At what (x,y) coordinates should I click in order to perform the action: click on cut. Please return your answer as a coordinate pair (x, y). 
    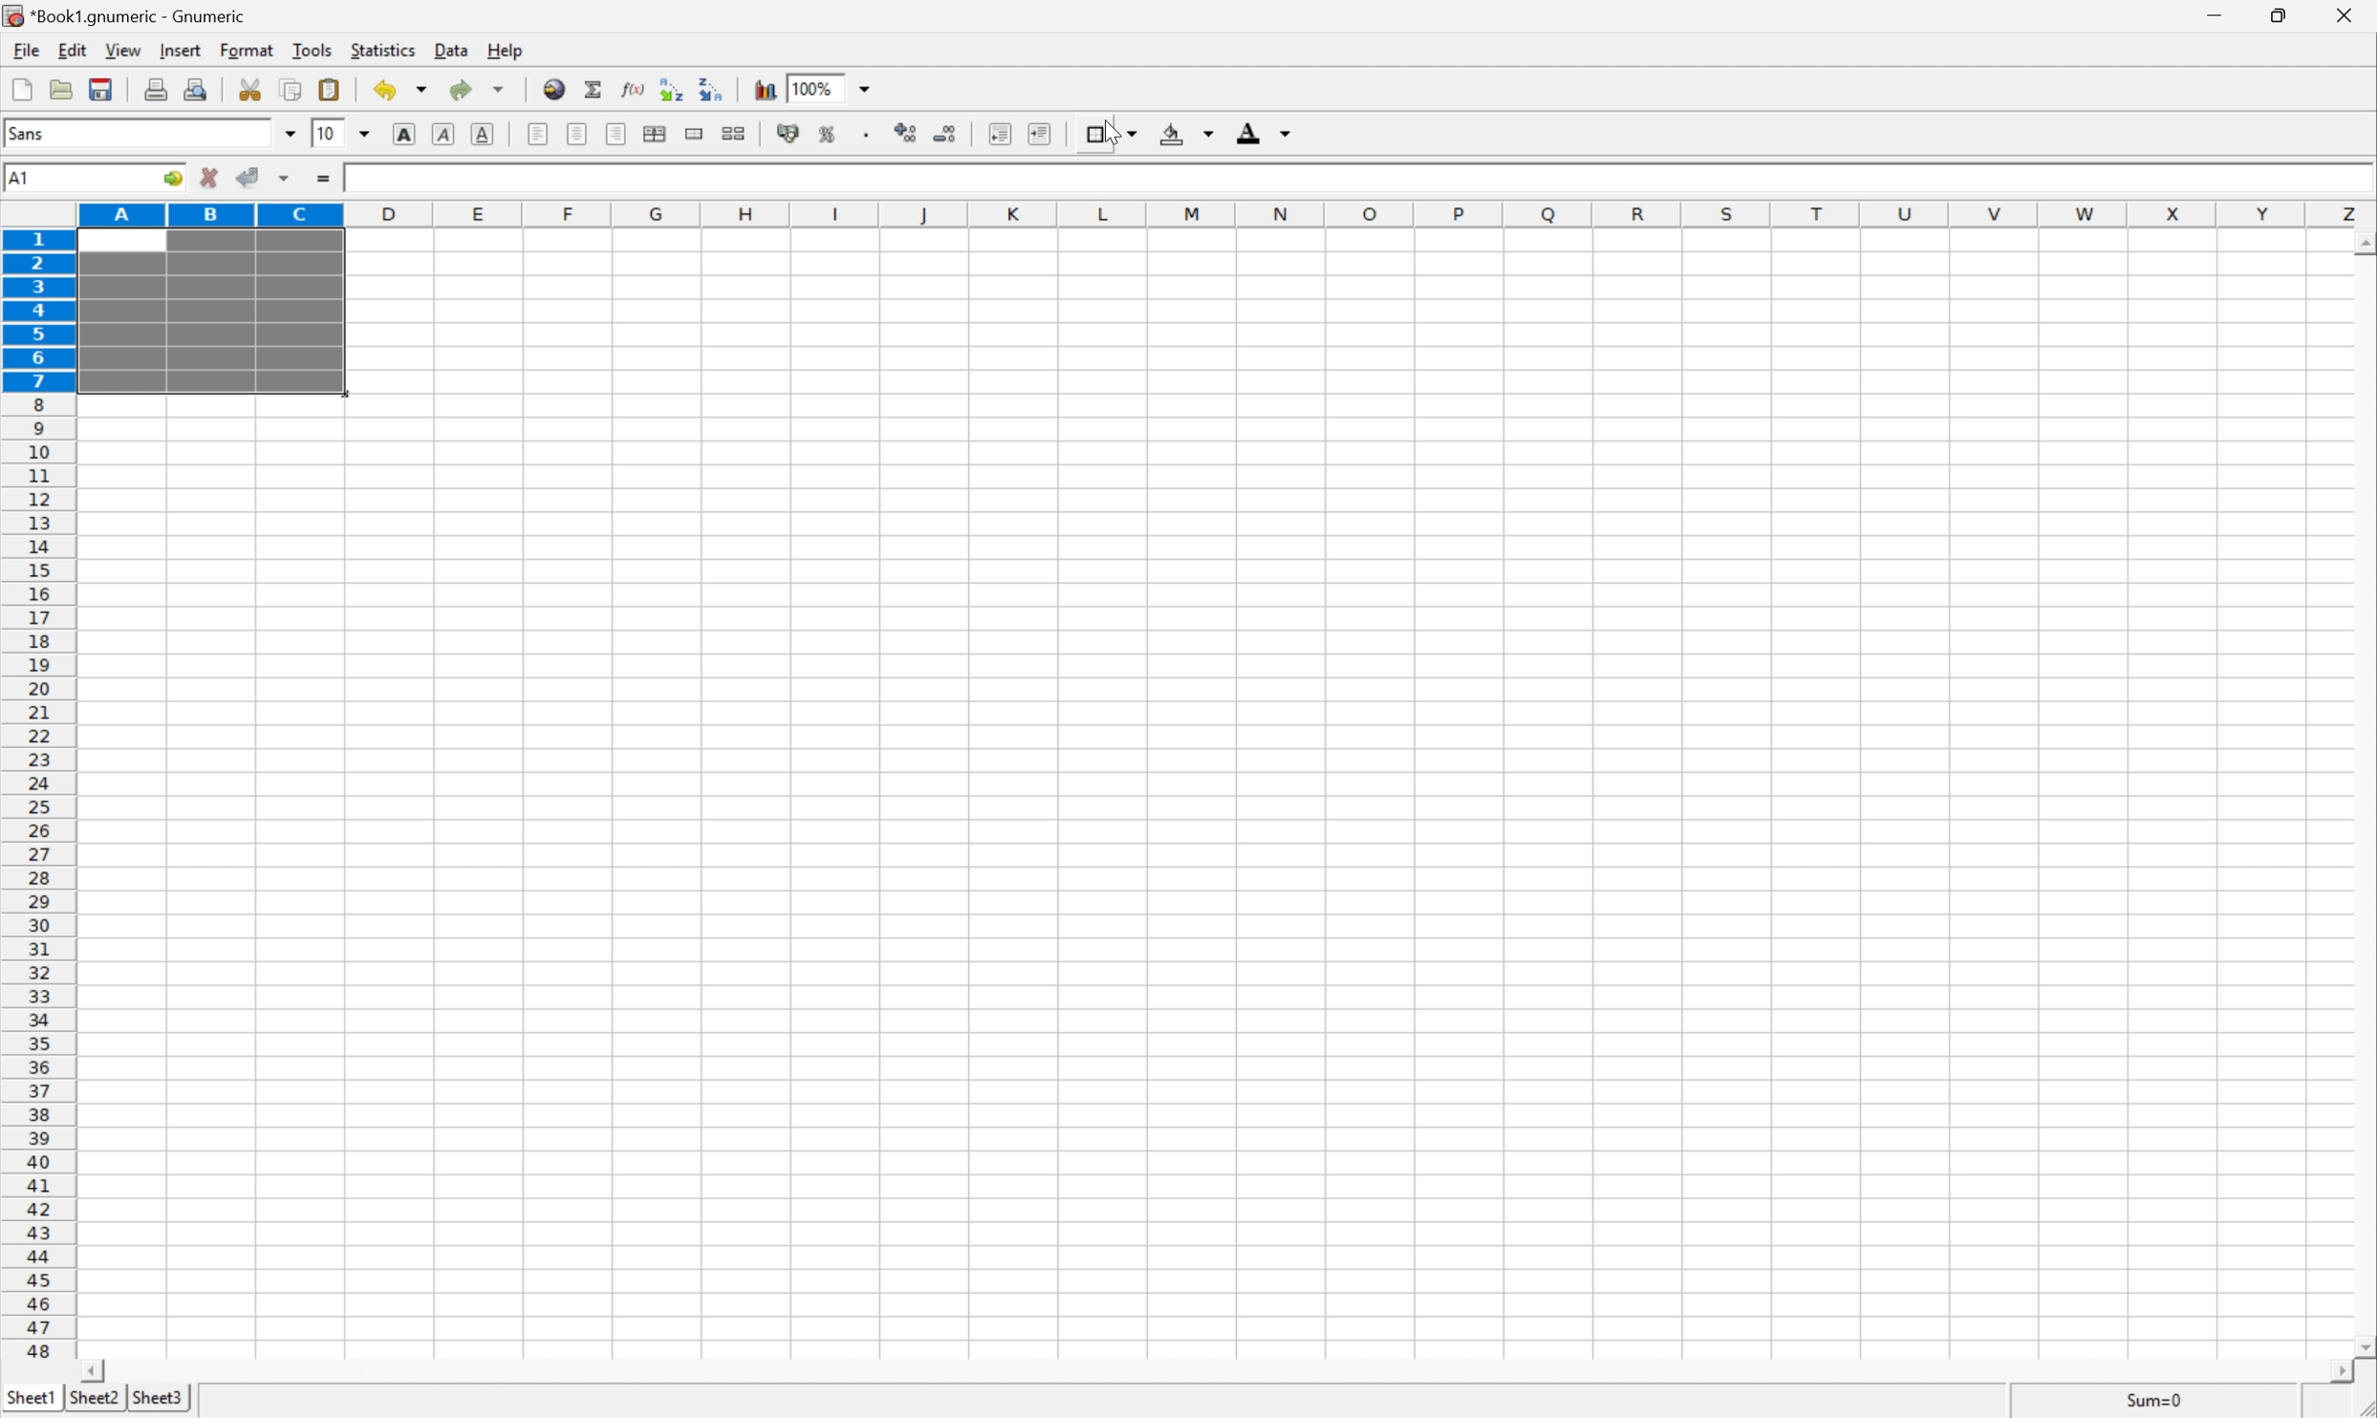
    Looking at the image, I should click on (251, 89).